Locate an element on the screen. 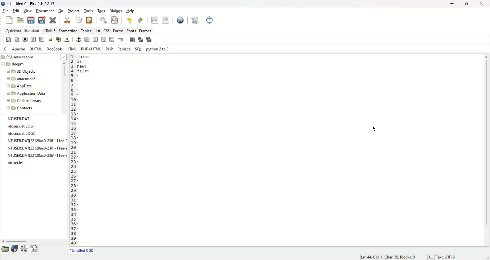 The image size is (490, 260). Formatting is located at coordinates (68, 31).